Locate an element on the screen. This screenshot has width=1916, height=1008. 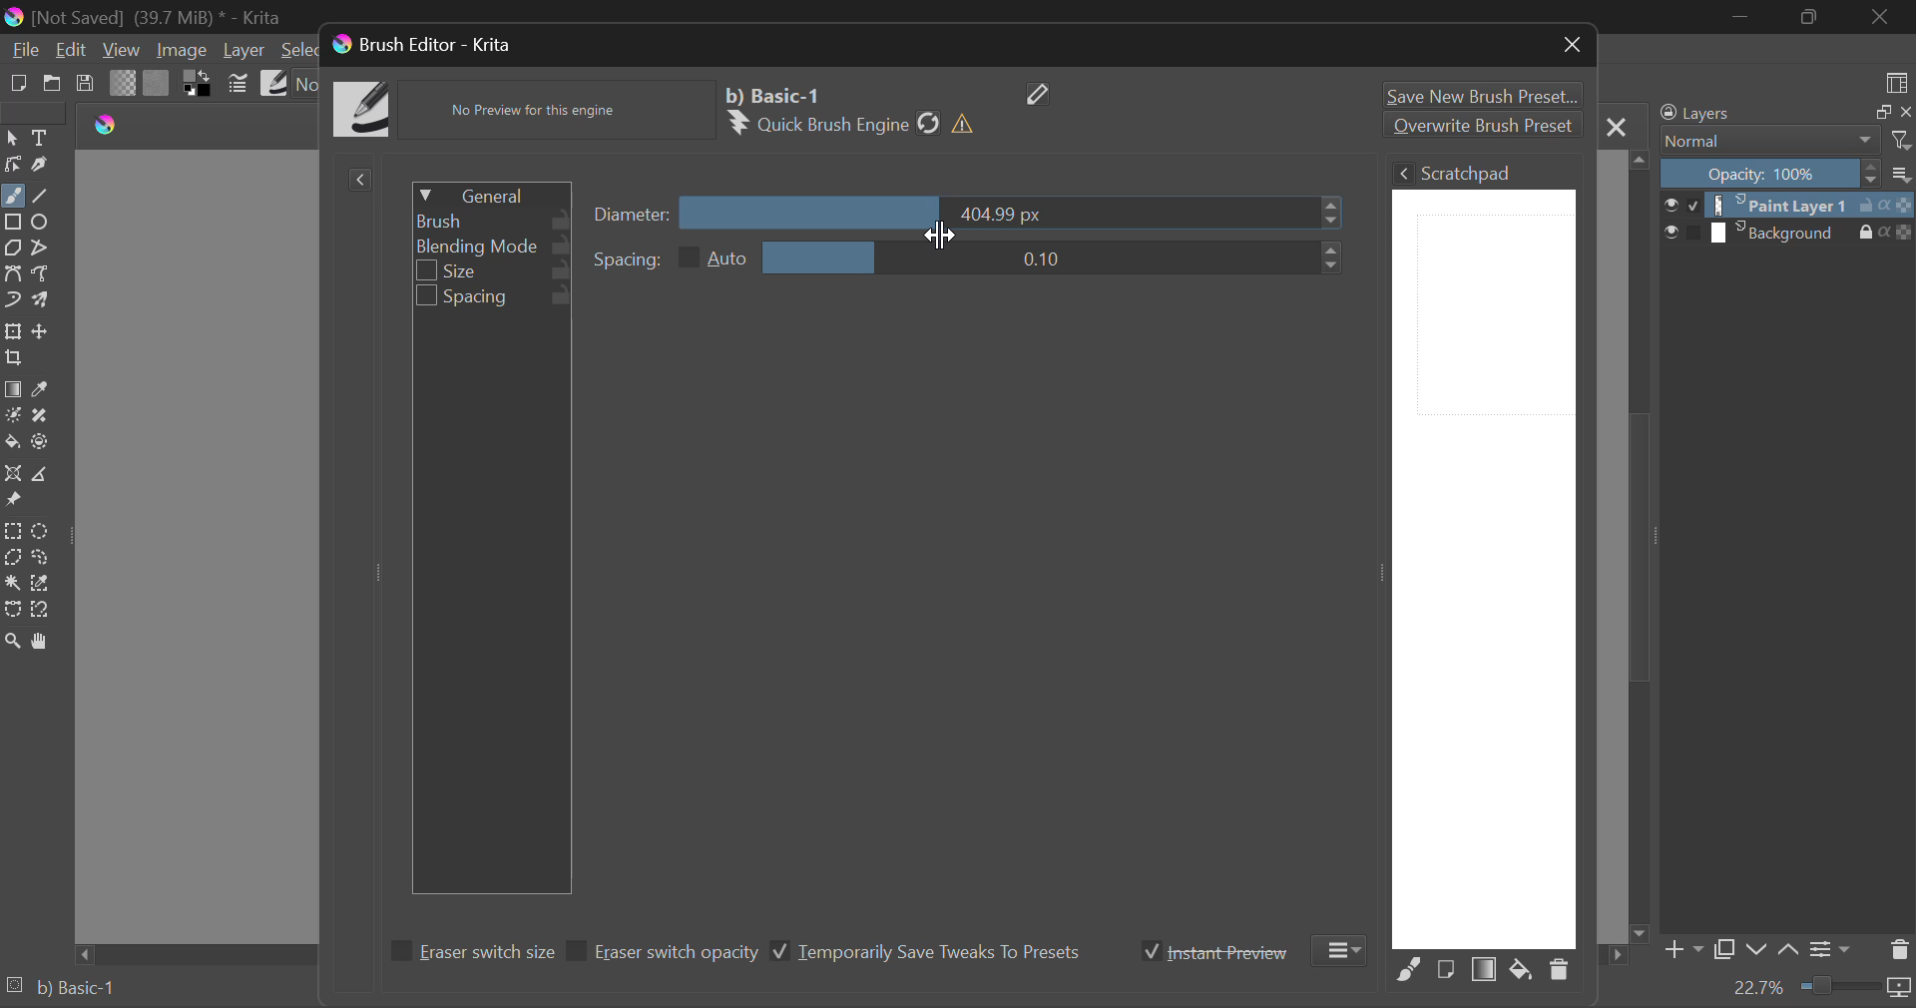
Transform a layer is located at coordinates (12, 331).